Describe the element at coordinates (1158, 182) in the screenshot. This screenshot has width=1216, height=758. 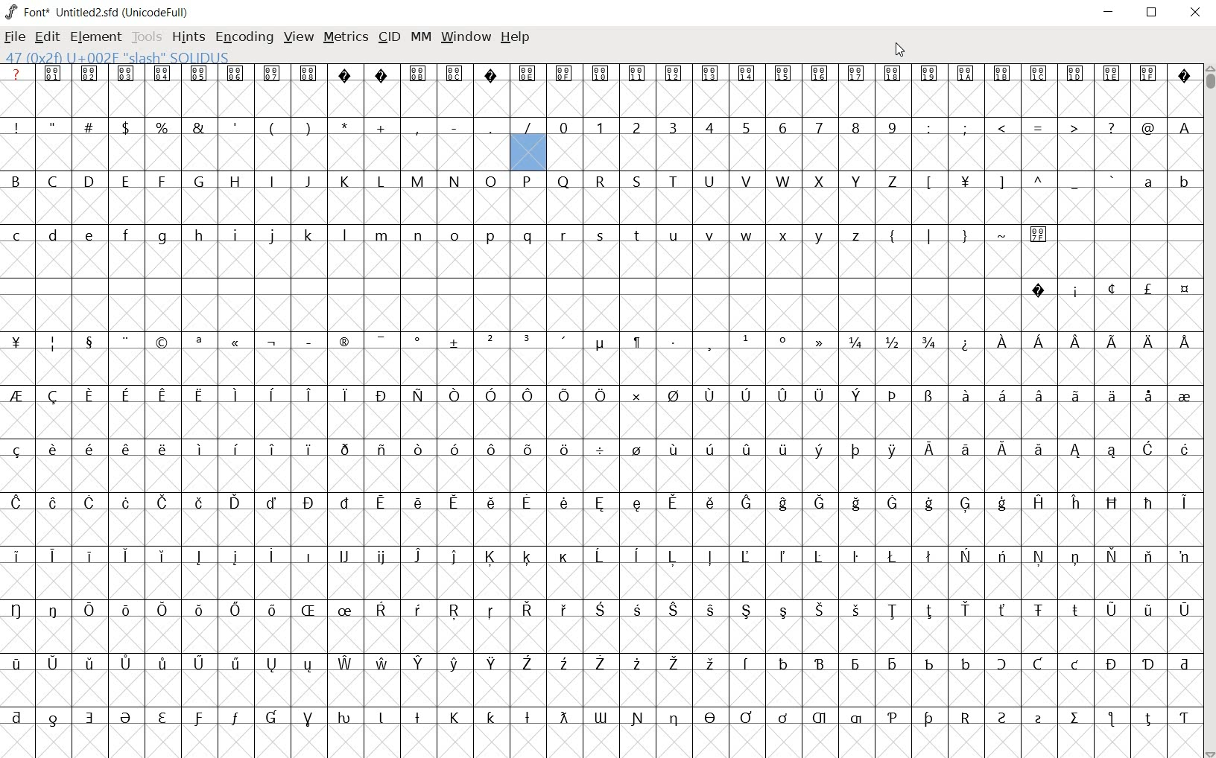
I see `small letters a - b` at that location.